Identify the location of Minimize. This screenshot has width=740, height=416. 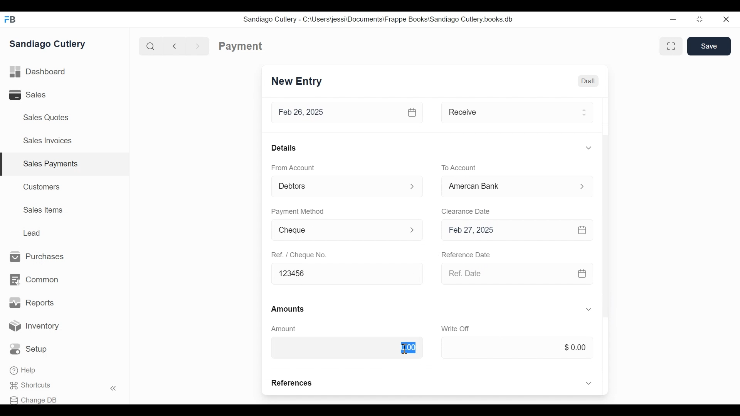
(673, 20).